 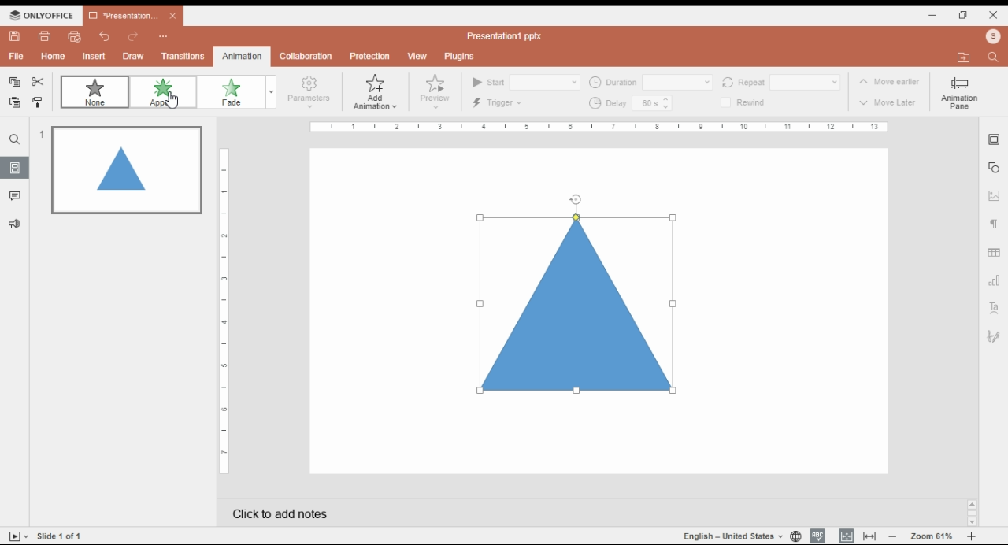 What do you see at coordinates (957, 92) in the screenshot?
I see `animation pane` at bounding box center [957, 92].